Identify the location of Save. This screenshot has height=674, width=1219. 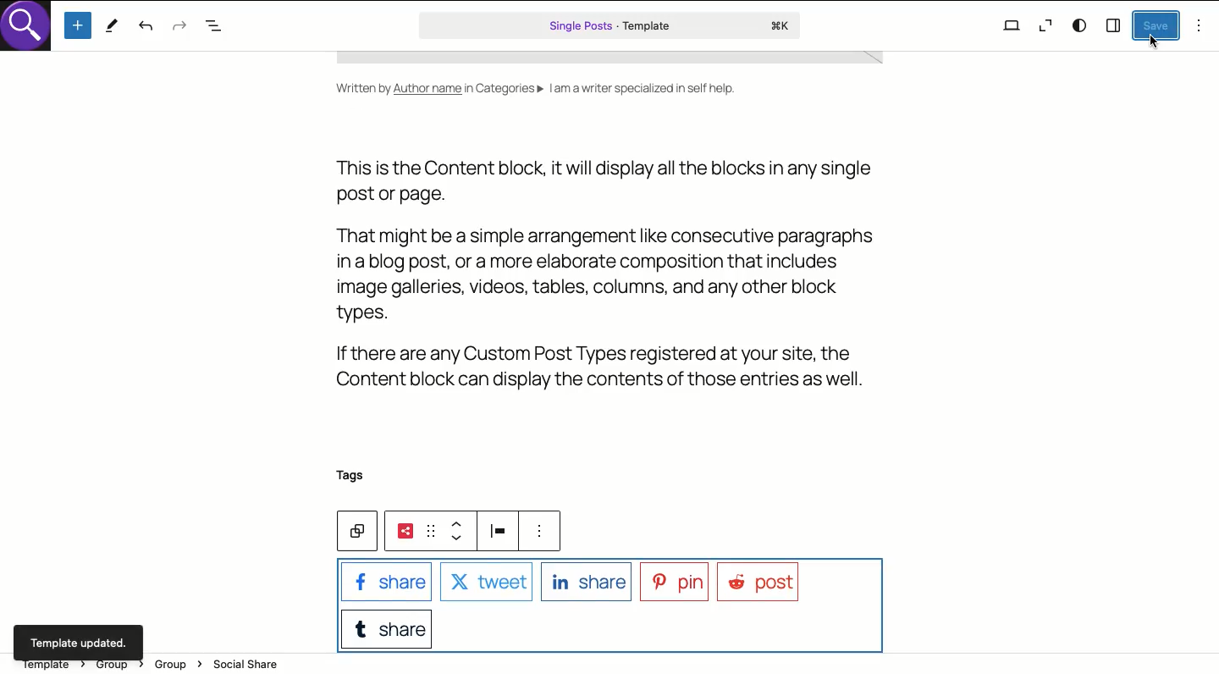
(1156, 25).